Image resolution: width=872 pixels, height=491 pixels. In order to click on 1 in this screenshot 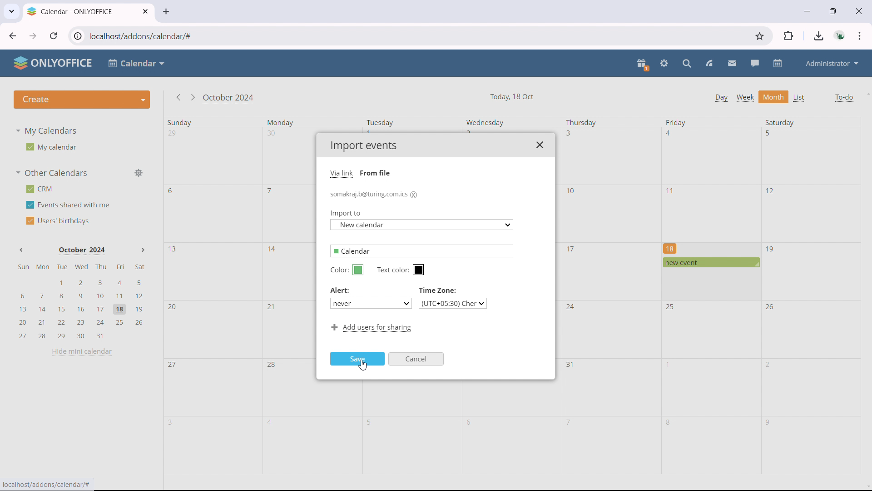, I will do `click(669, 365)`.